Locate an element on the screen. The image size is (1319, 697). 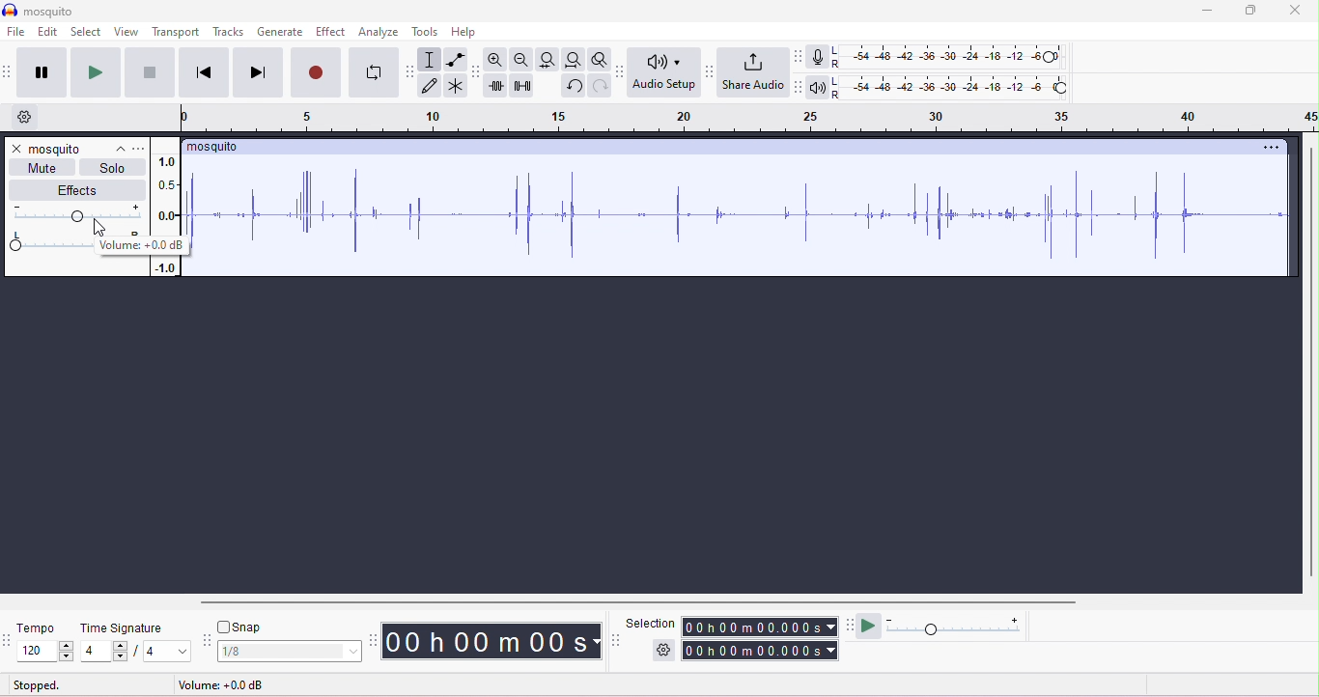
selection options is located at coordinates (663, 650).